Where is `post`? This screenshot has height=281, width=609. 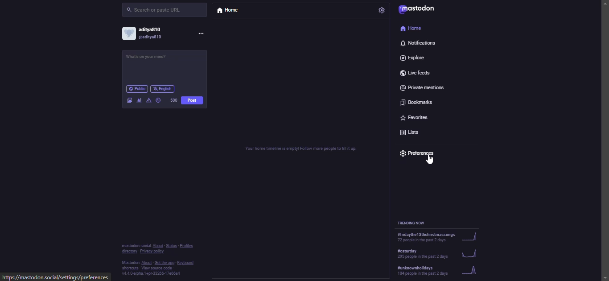 post is located at coordinates (153, 59).